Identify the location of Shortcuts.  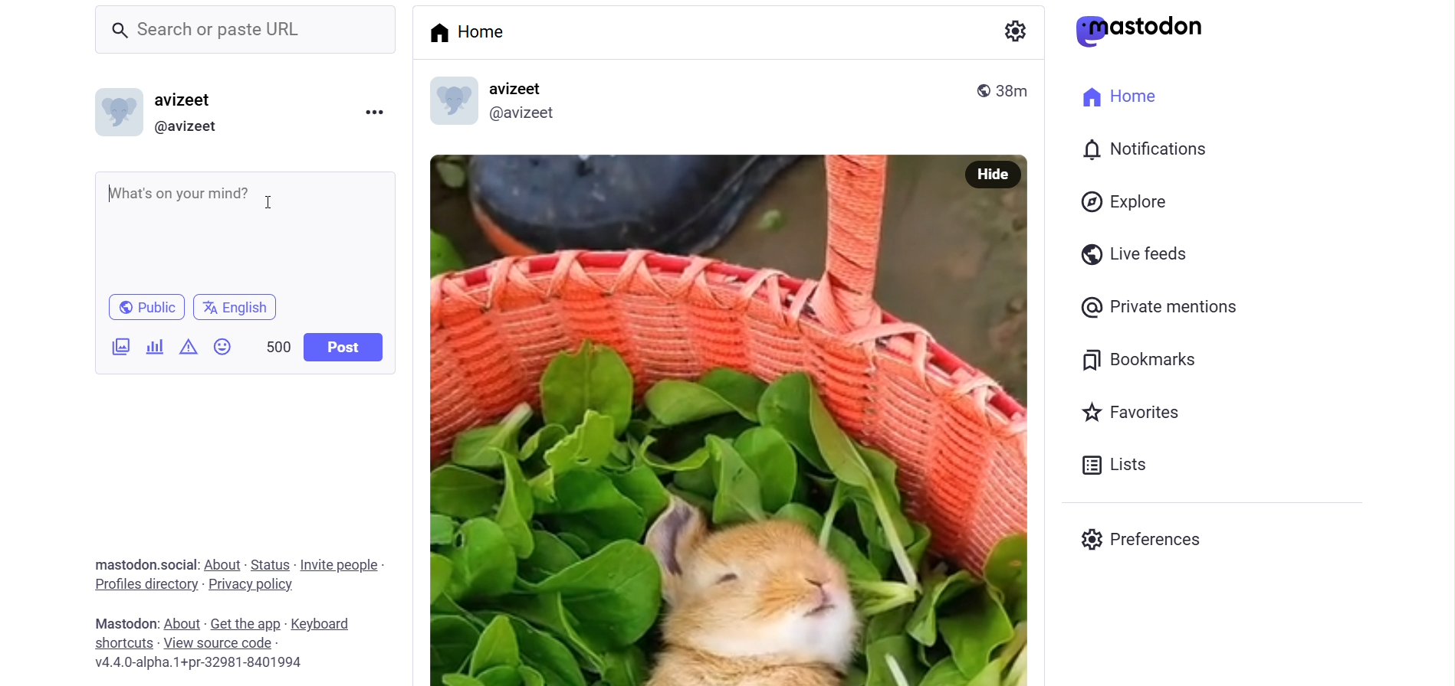
(123, 642).